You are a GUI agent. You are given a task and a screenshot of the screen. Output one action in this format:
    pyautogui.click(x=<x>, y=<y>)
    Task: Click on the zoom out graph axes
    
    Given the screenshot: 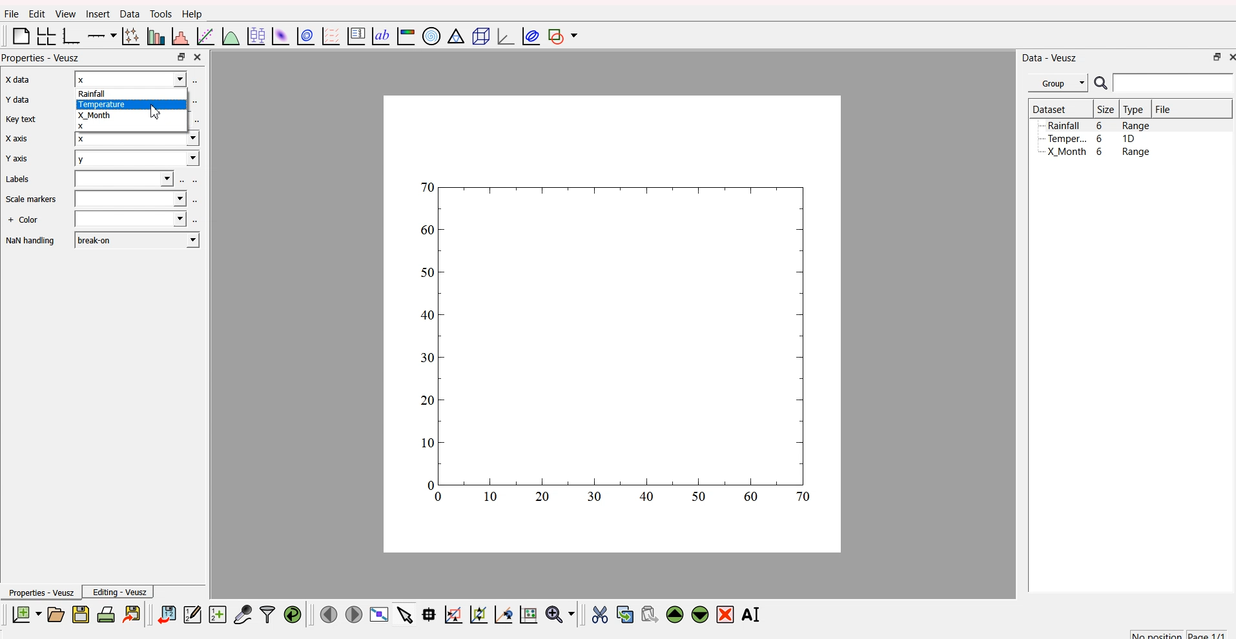 What is the action you would take?
    pyautogui.click(x=502, y=614)
    